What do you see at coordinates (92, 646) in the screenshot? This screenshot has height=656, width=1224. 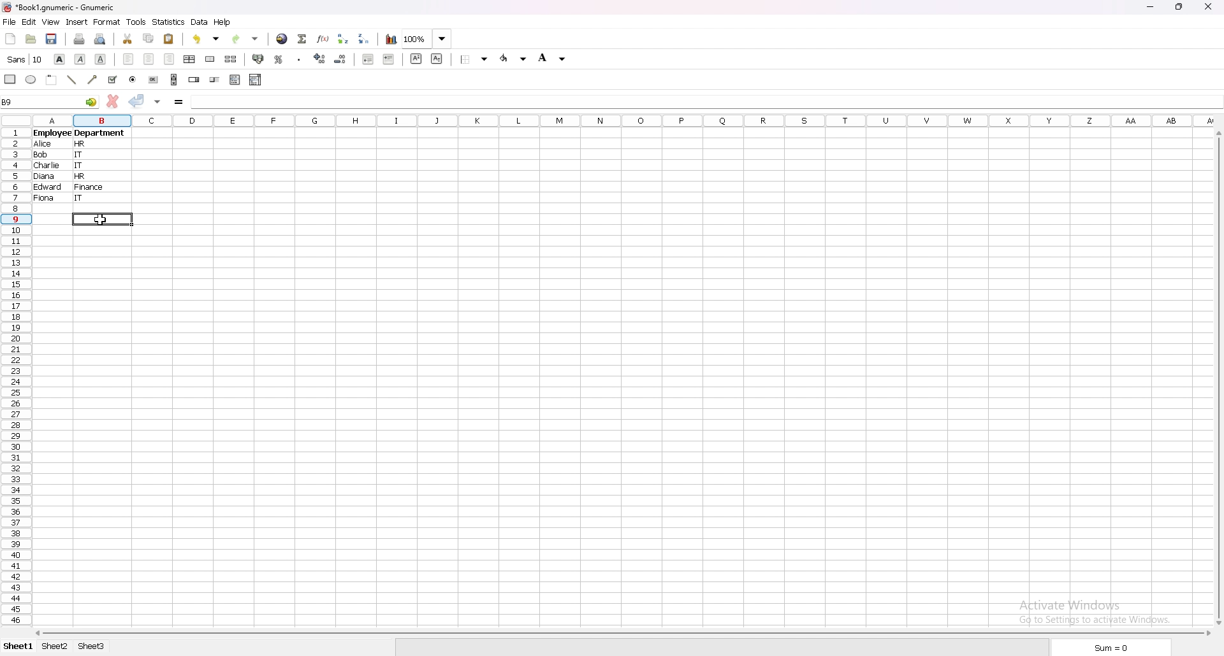 I see `sheet 3` at bounding box center [92, 646].